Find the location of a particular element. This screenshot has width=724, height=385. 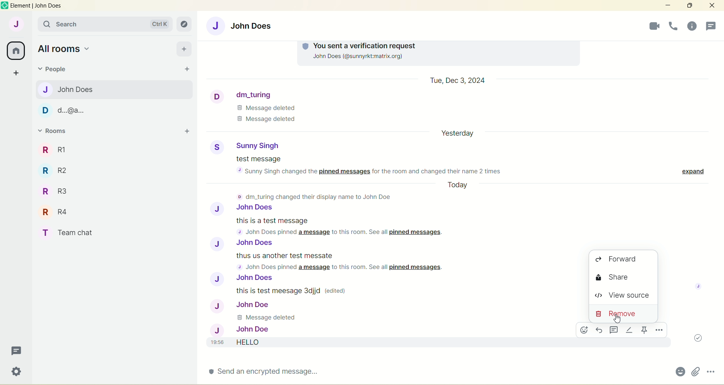

reply is located at coordinates (600, 330).